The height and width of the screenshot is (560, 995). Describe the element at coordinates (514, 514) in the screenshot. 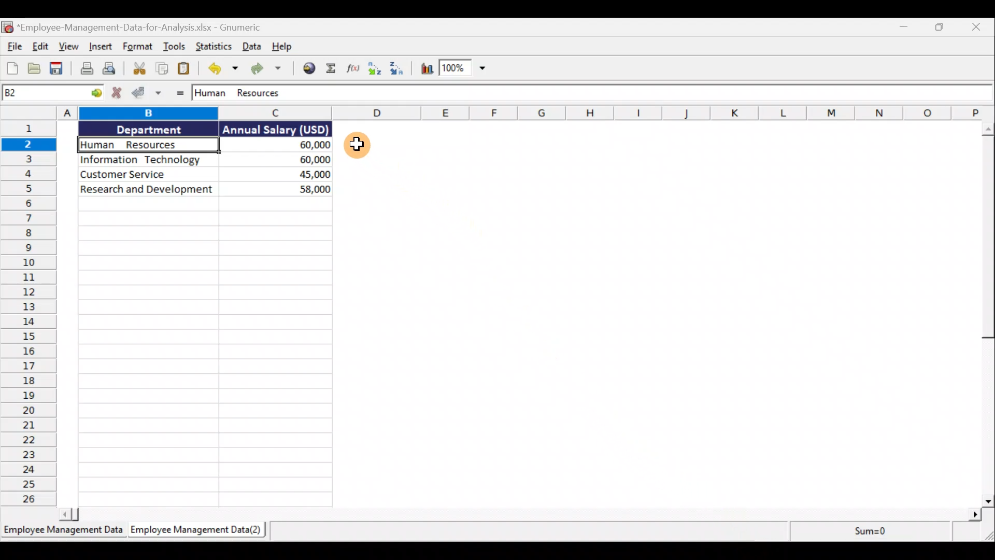

I see `scroll bar` at that location.